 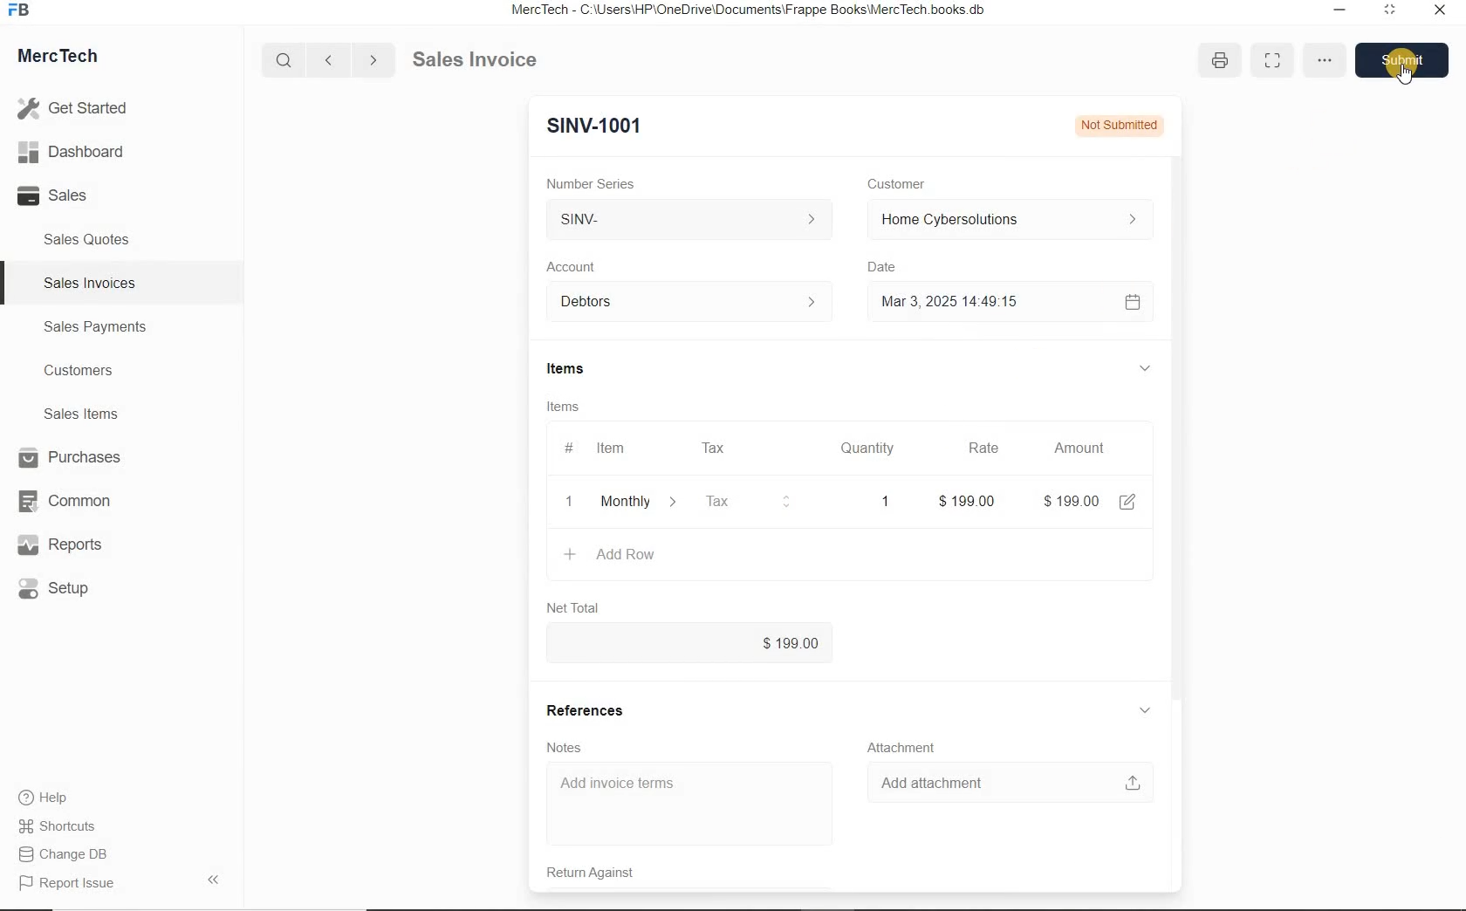 What do you see at coordinates (971, 500) in the screenshot?
I see `rate: $0.00` at bounding box center [971, 500].